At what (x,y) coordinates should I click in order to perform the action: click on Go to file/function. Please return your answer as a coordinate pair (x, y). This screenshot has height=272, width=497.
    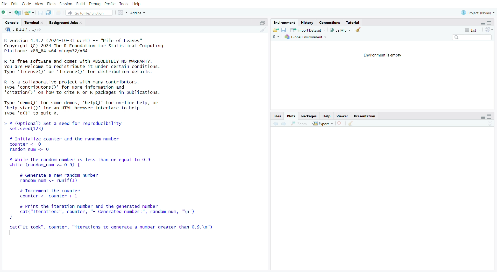
    Looking at the image, I should click on (91, 12).